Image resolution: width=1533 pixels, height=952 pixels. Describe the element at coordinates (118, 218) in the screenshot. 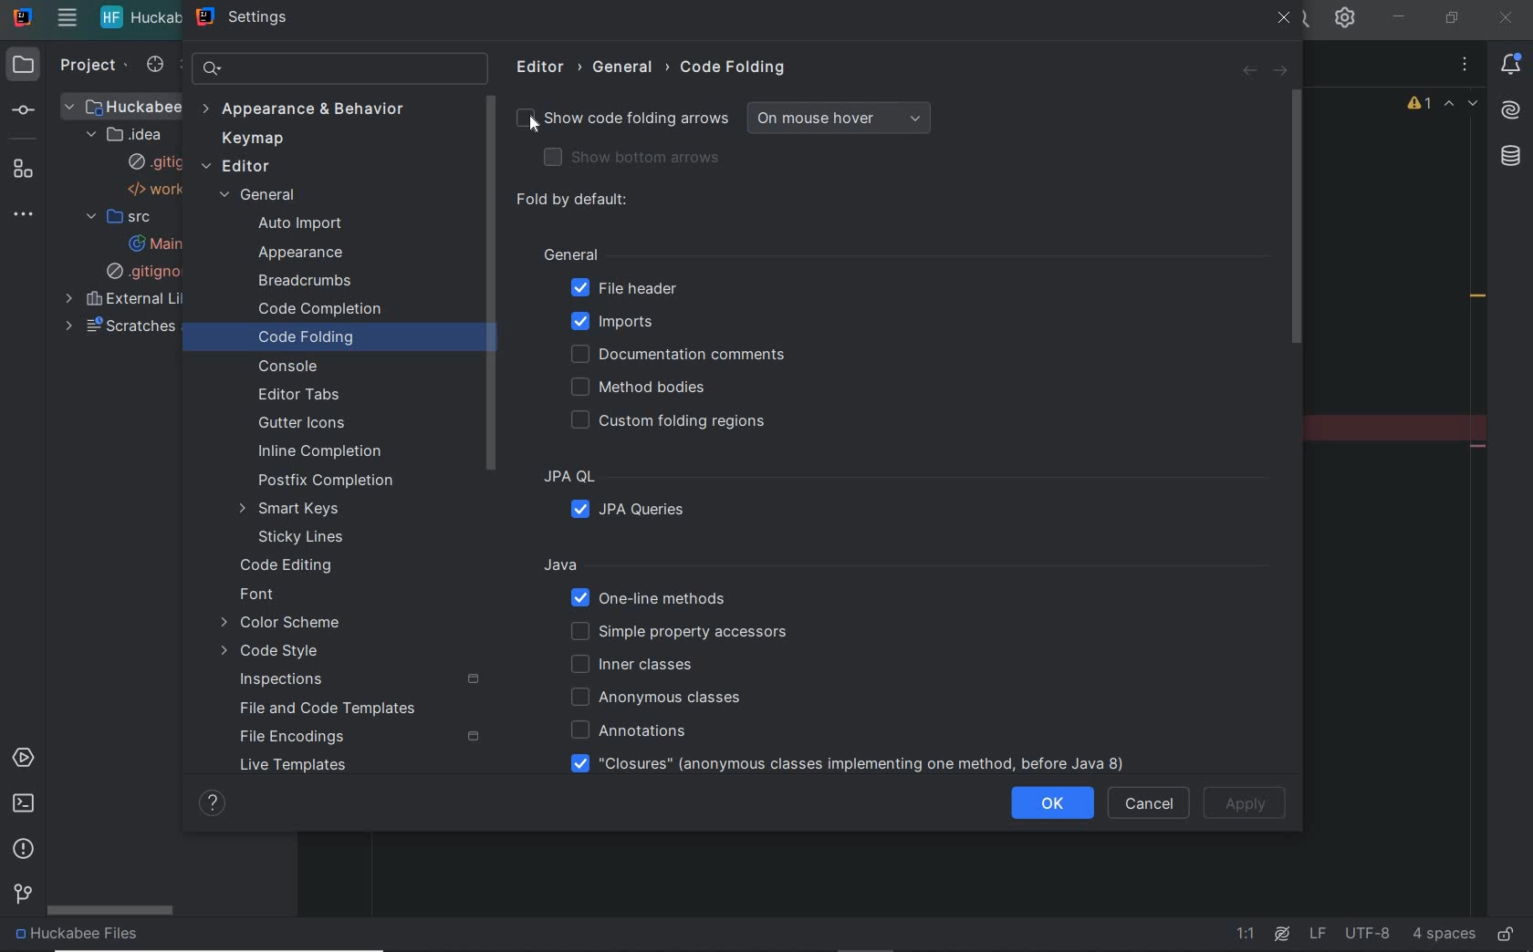

I see `src` at that location.